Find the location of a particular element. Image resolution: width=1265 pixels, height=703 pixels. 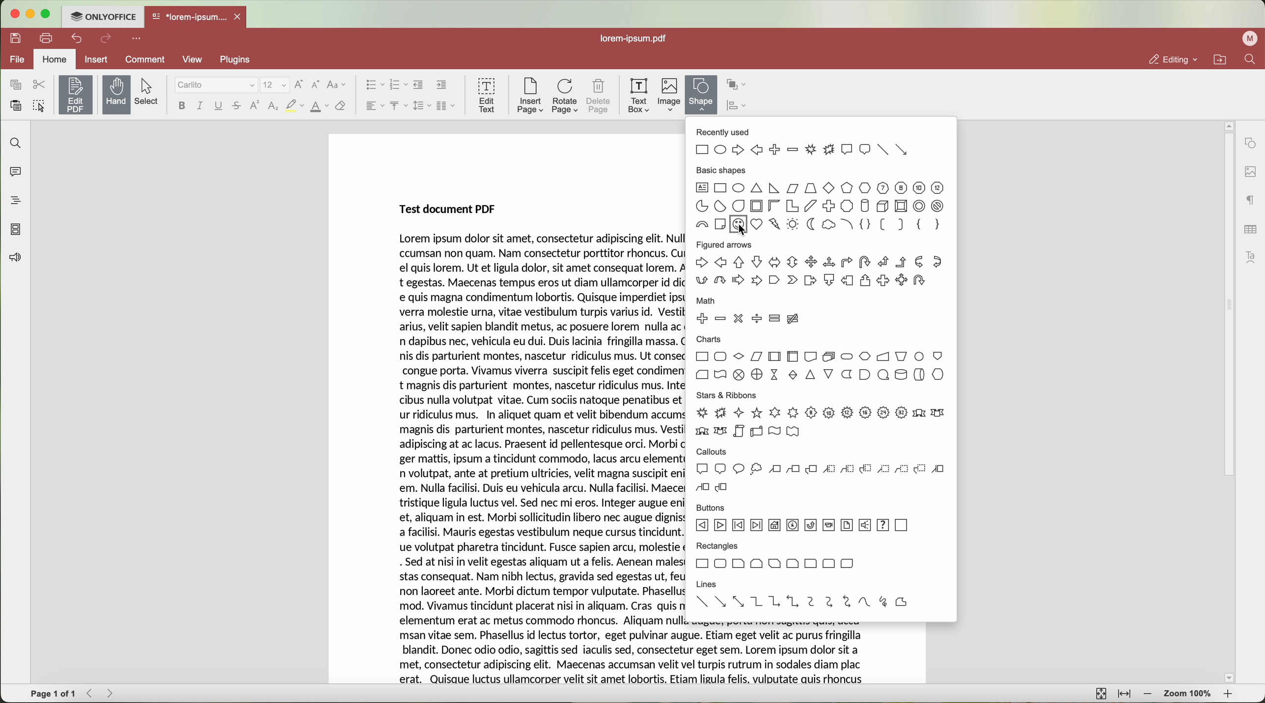

lorem-ipsum.pdf is located at coordinates (638, 39).